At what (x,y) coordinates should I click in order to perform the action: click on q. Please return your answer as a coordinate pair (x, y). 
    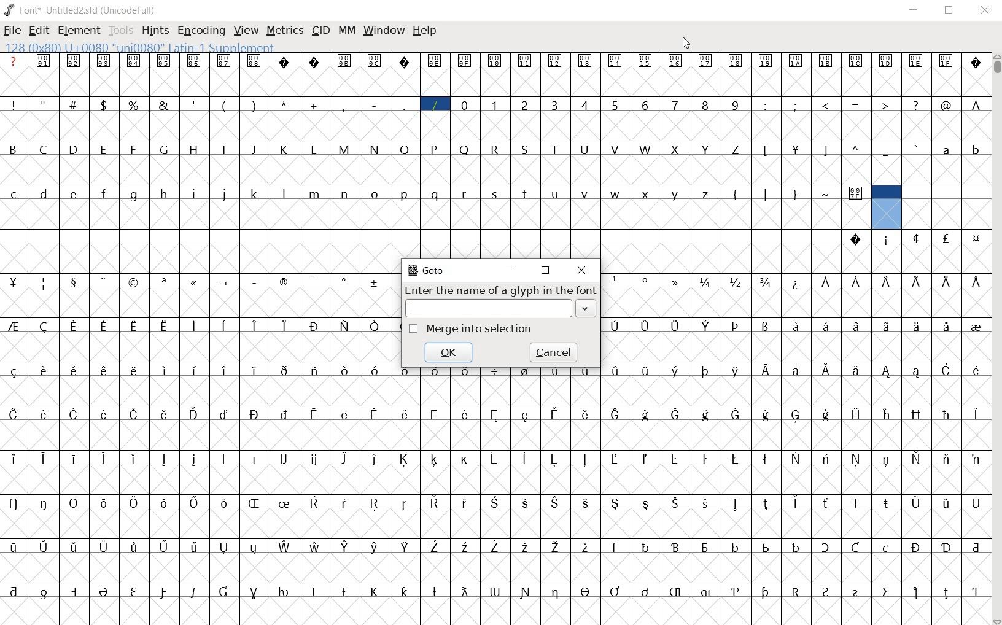
    Looking at the image, I should click on (436, 194).